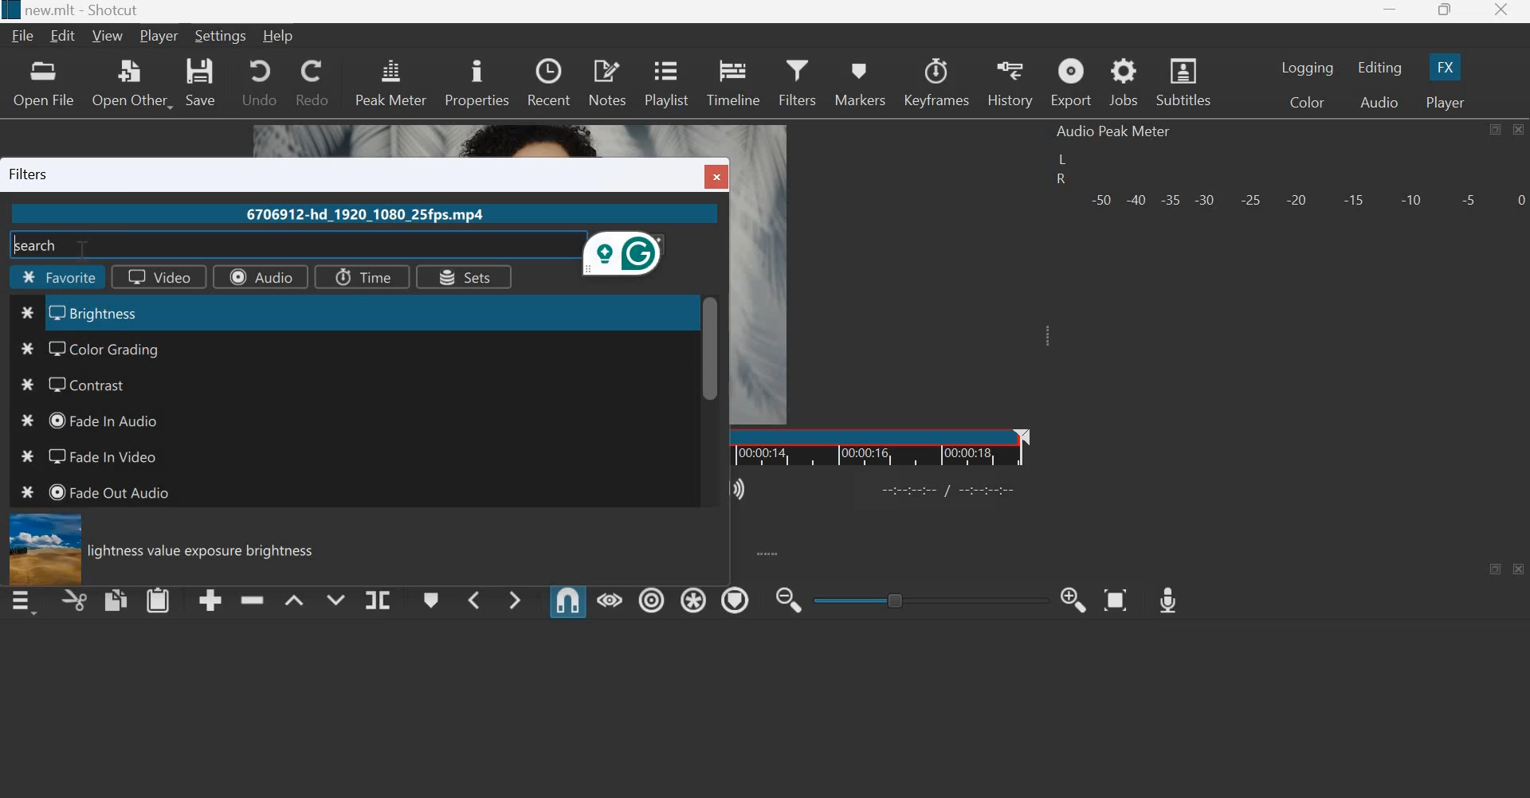 Image resolution: width=1530 pixels, height=798 pixels. What do you see at coordinates (1125, 83) in the screenshot?
I see `jobs` at bounding box center [1125, 83].